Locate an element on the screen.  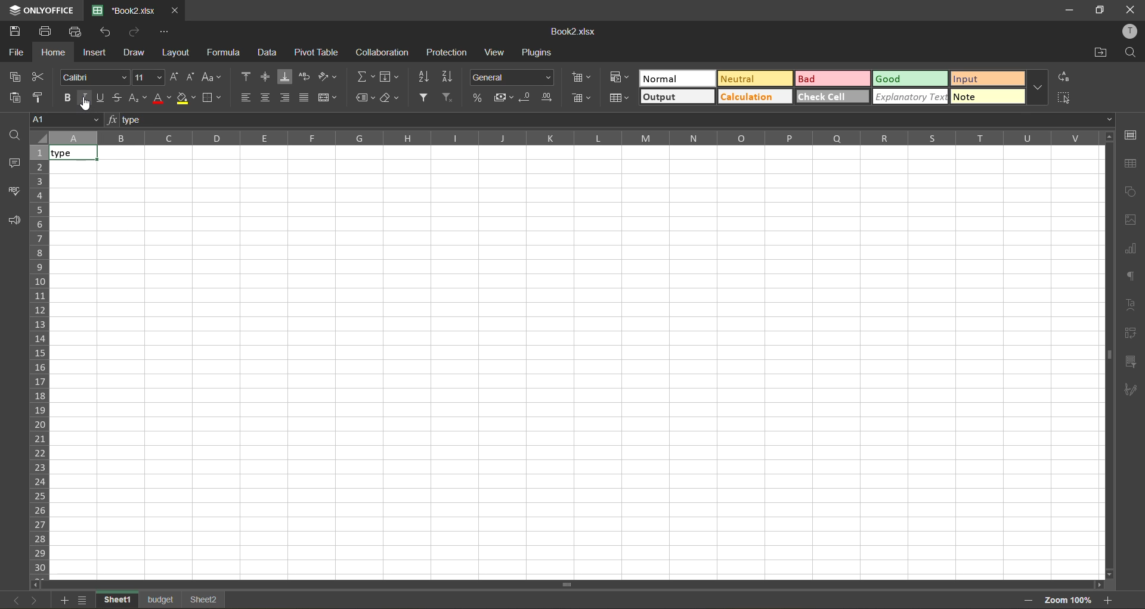
view is located at coordinates (494, 54).